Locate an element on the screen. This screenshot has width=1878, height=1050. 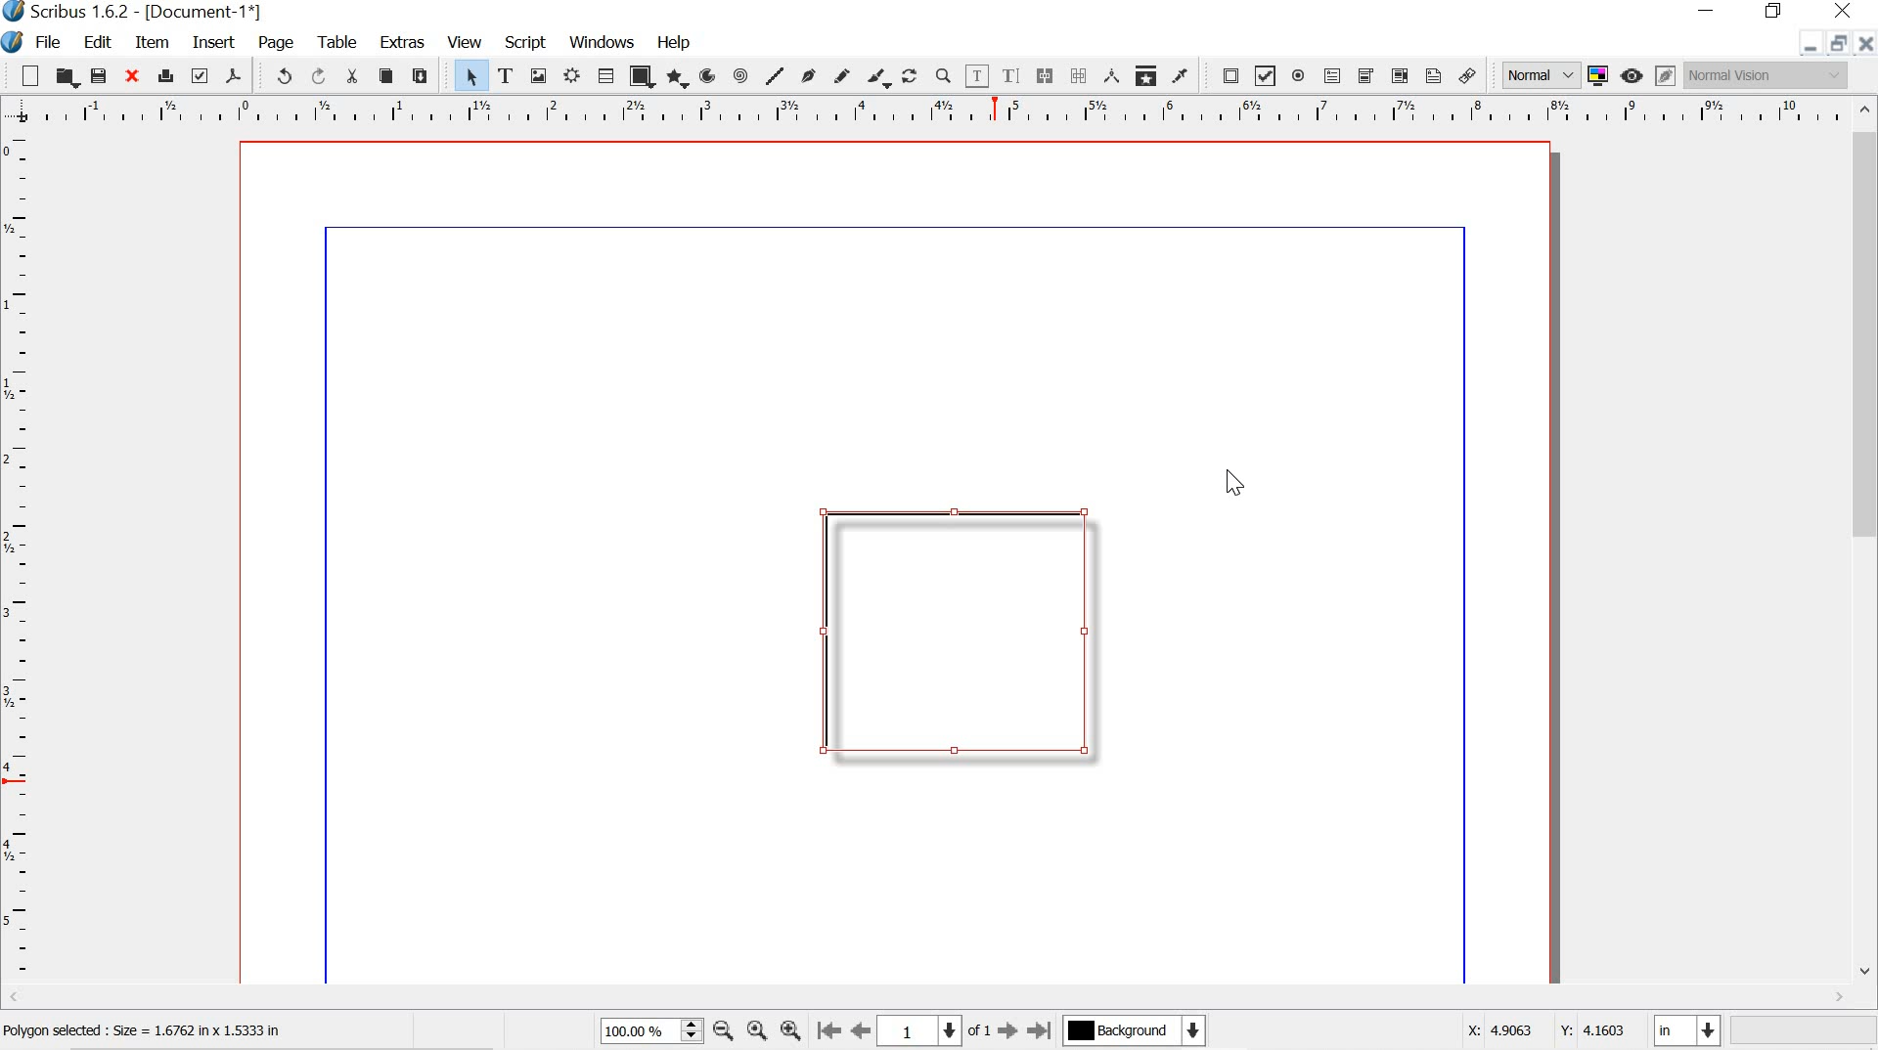
save as pdf is located at coordinates (233, 75).